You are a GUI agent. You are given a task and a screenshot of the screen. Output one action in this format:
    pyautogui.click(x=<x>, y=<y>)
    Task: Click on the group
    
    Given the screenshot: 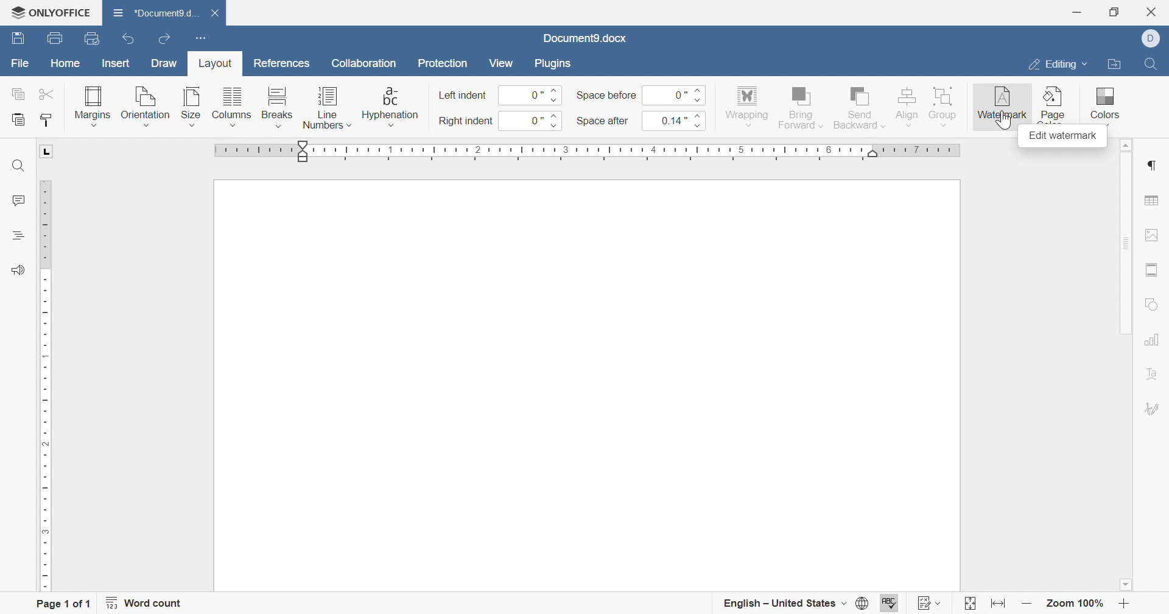 What is the action you would take?
    pyautogui.click(x=944, y=105)
    